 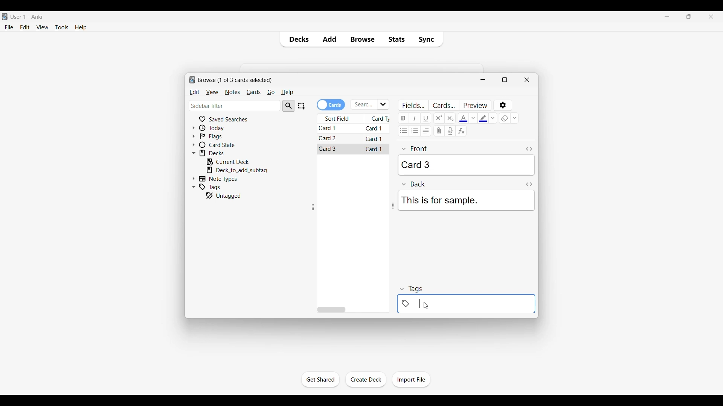 What do you see at coordinates (223, 186) in the screenshot?
I see `Click to go to tags` at bounding box center [223, 186].